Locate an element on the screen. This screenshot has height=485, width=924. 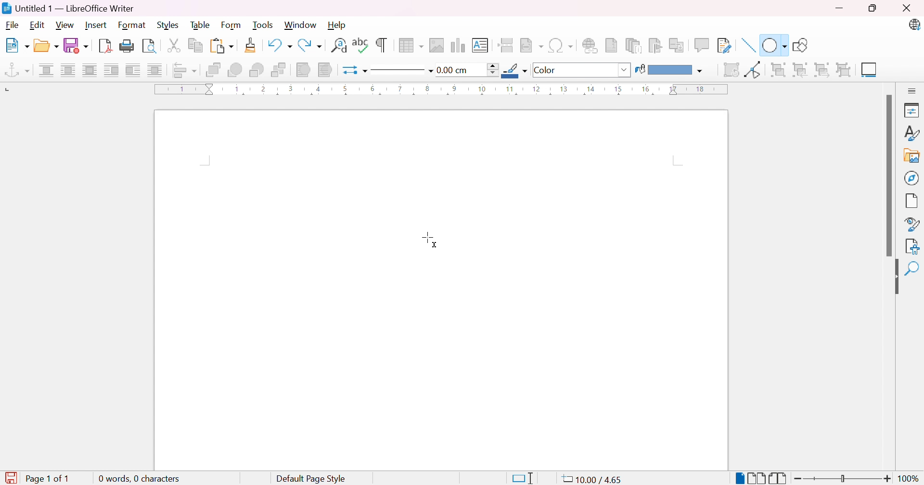
Open is located at coordinates (46, 46).